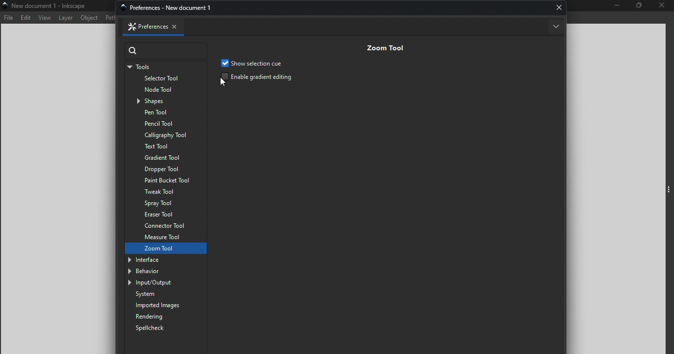 This screenshot has width=674, height=354. What do you see at coordinates (166, 49) in the screenshot?
I see `Search bar` at bounding box center [166, 49].